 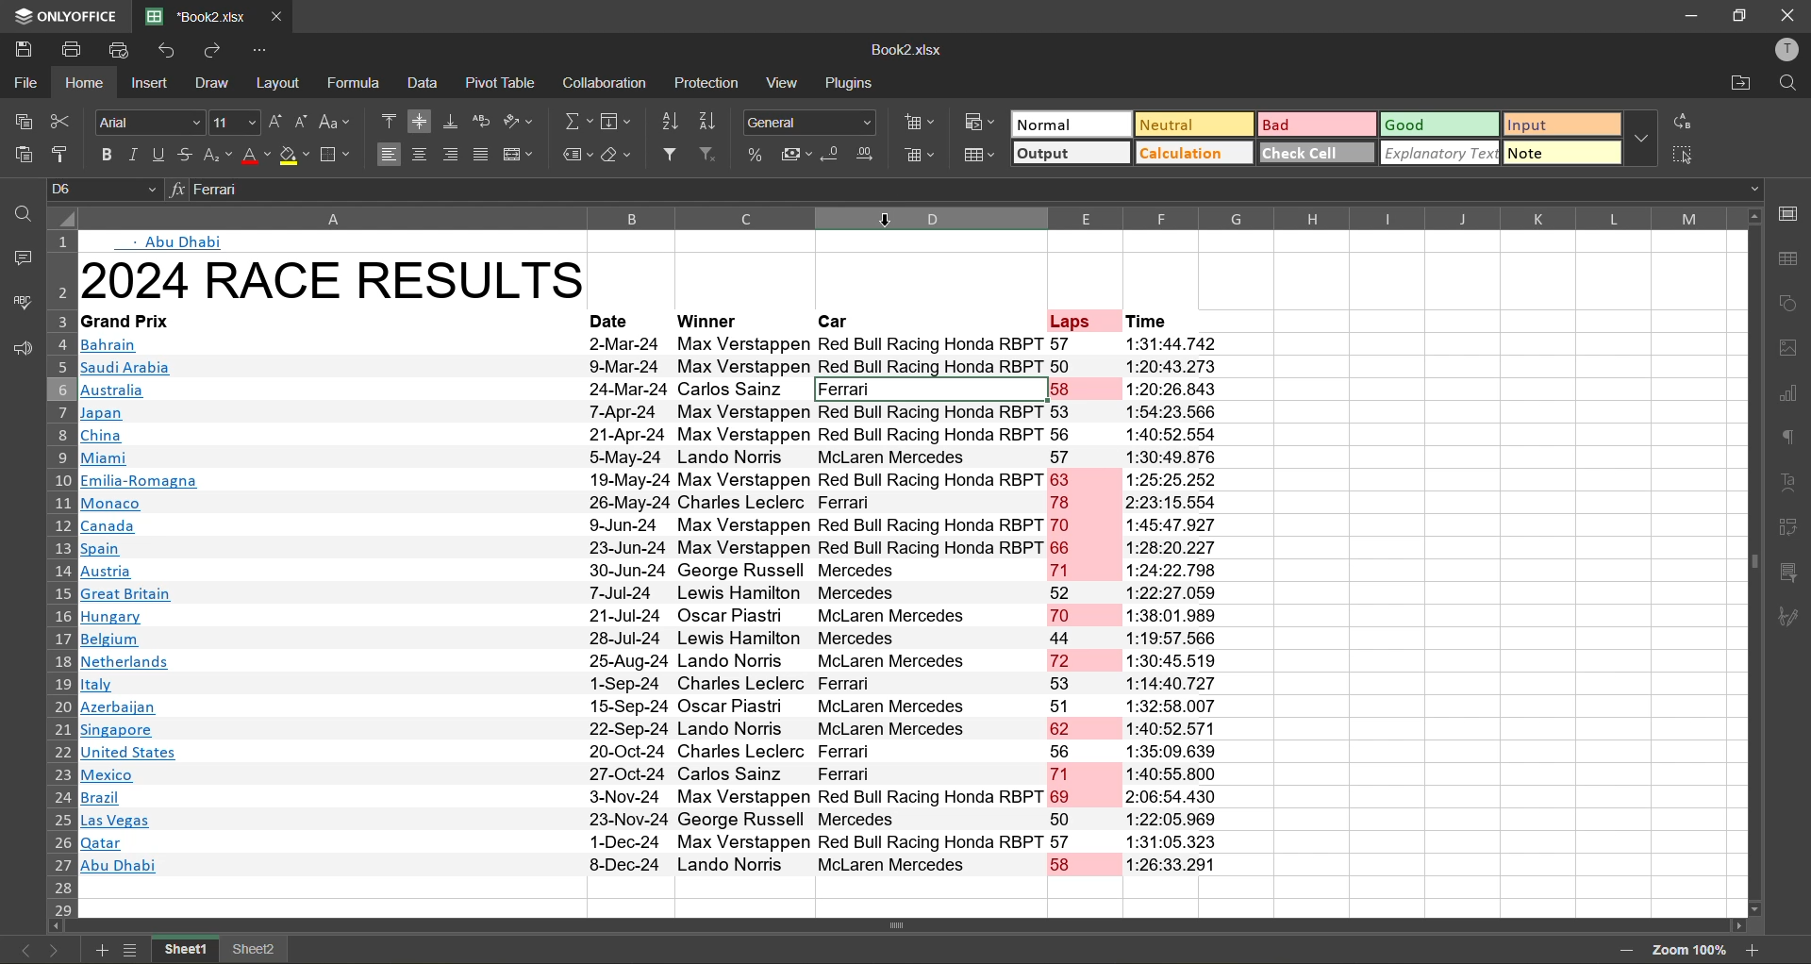 I want to click on Bl Austria 30-Jun-24 George Russell Mercedes 71 1:24:22.798, so click(x=651, y=570).